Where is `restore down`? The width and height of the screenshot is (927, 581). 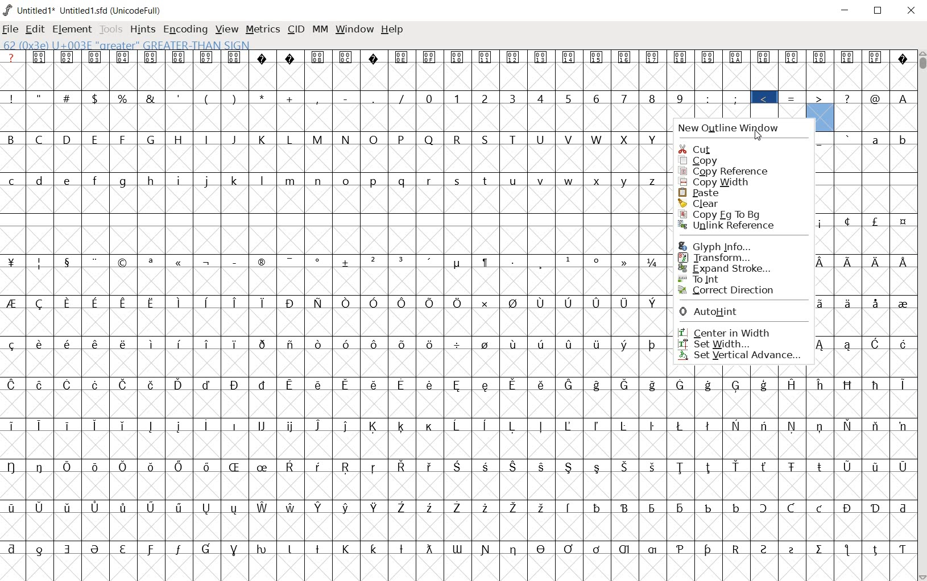
restore down is located at coordinates (879, 10).